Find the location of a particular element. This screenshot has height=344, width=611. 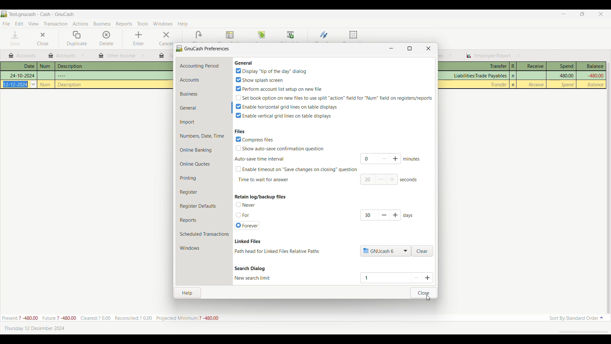

Tools menu is located at coordinates (143, 24).